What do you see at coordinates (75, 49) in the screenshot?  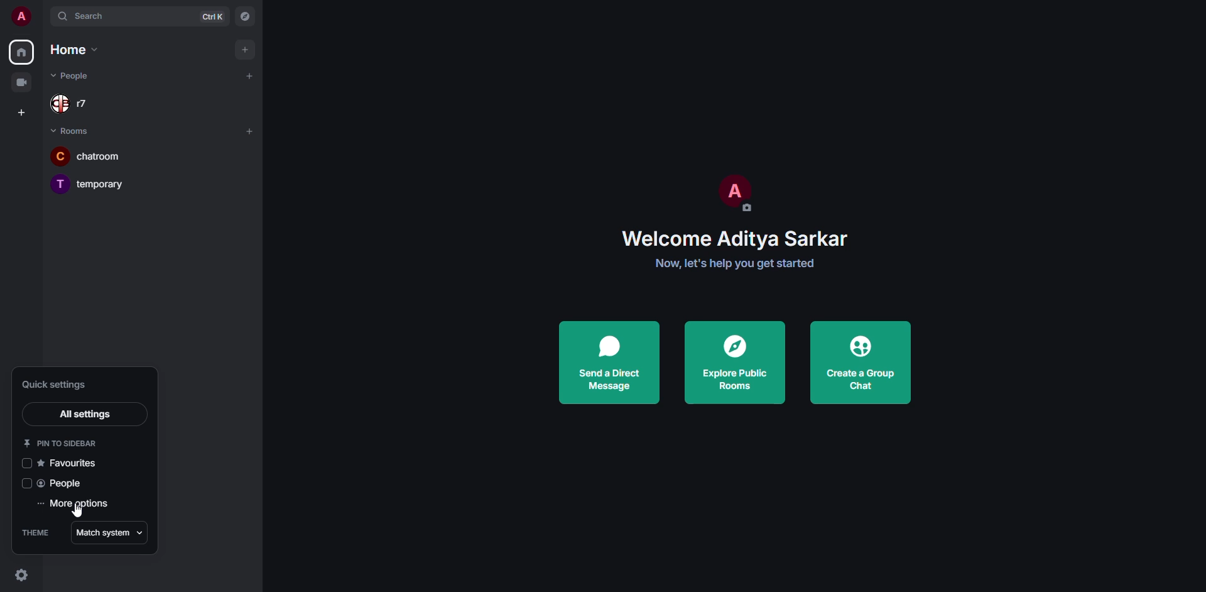 I see `home` at bounding box center [75, 49].